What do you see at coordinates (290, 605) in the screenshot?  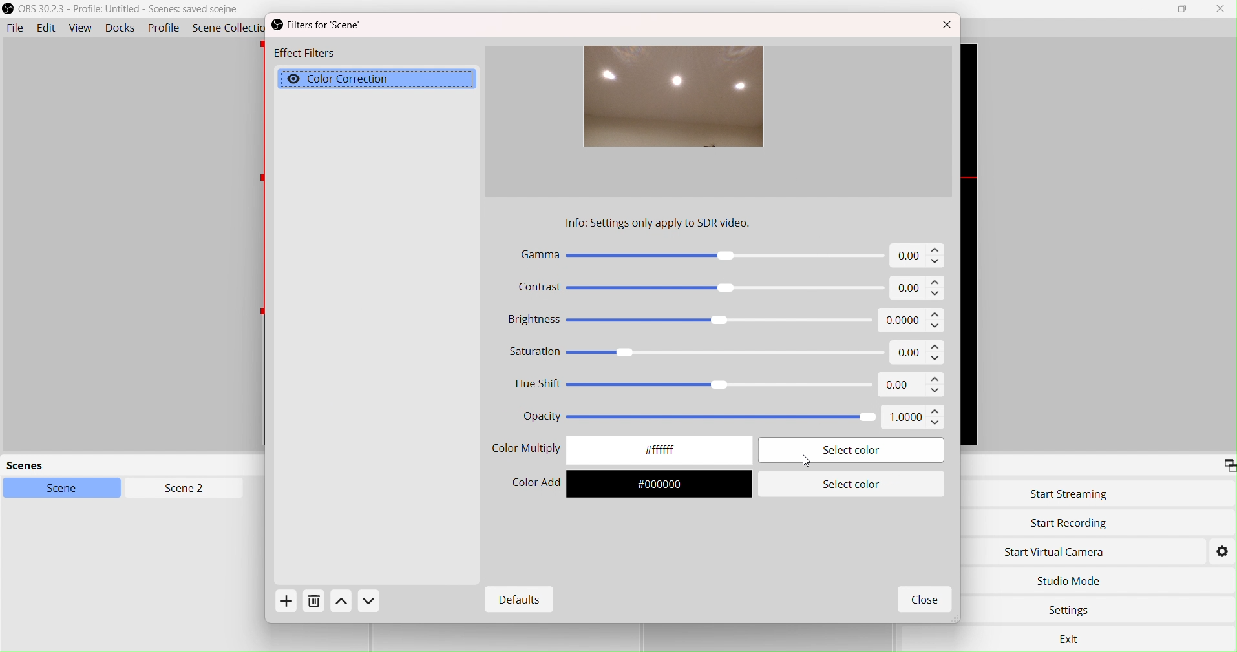 I see `Add` at bounding box center [290, 605].